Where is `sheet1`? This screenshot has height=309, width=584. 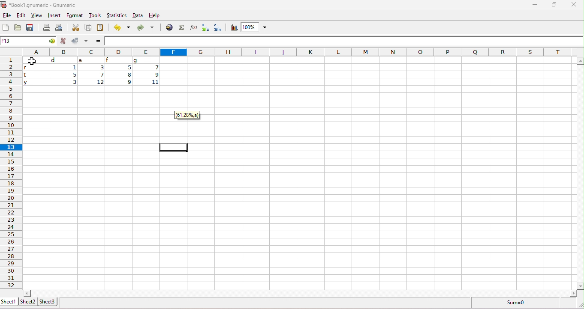 sheet1 is located at coordinates (9, 301).